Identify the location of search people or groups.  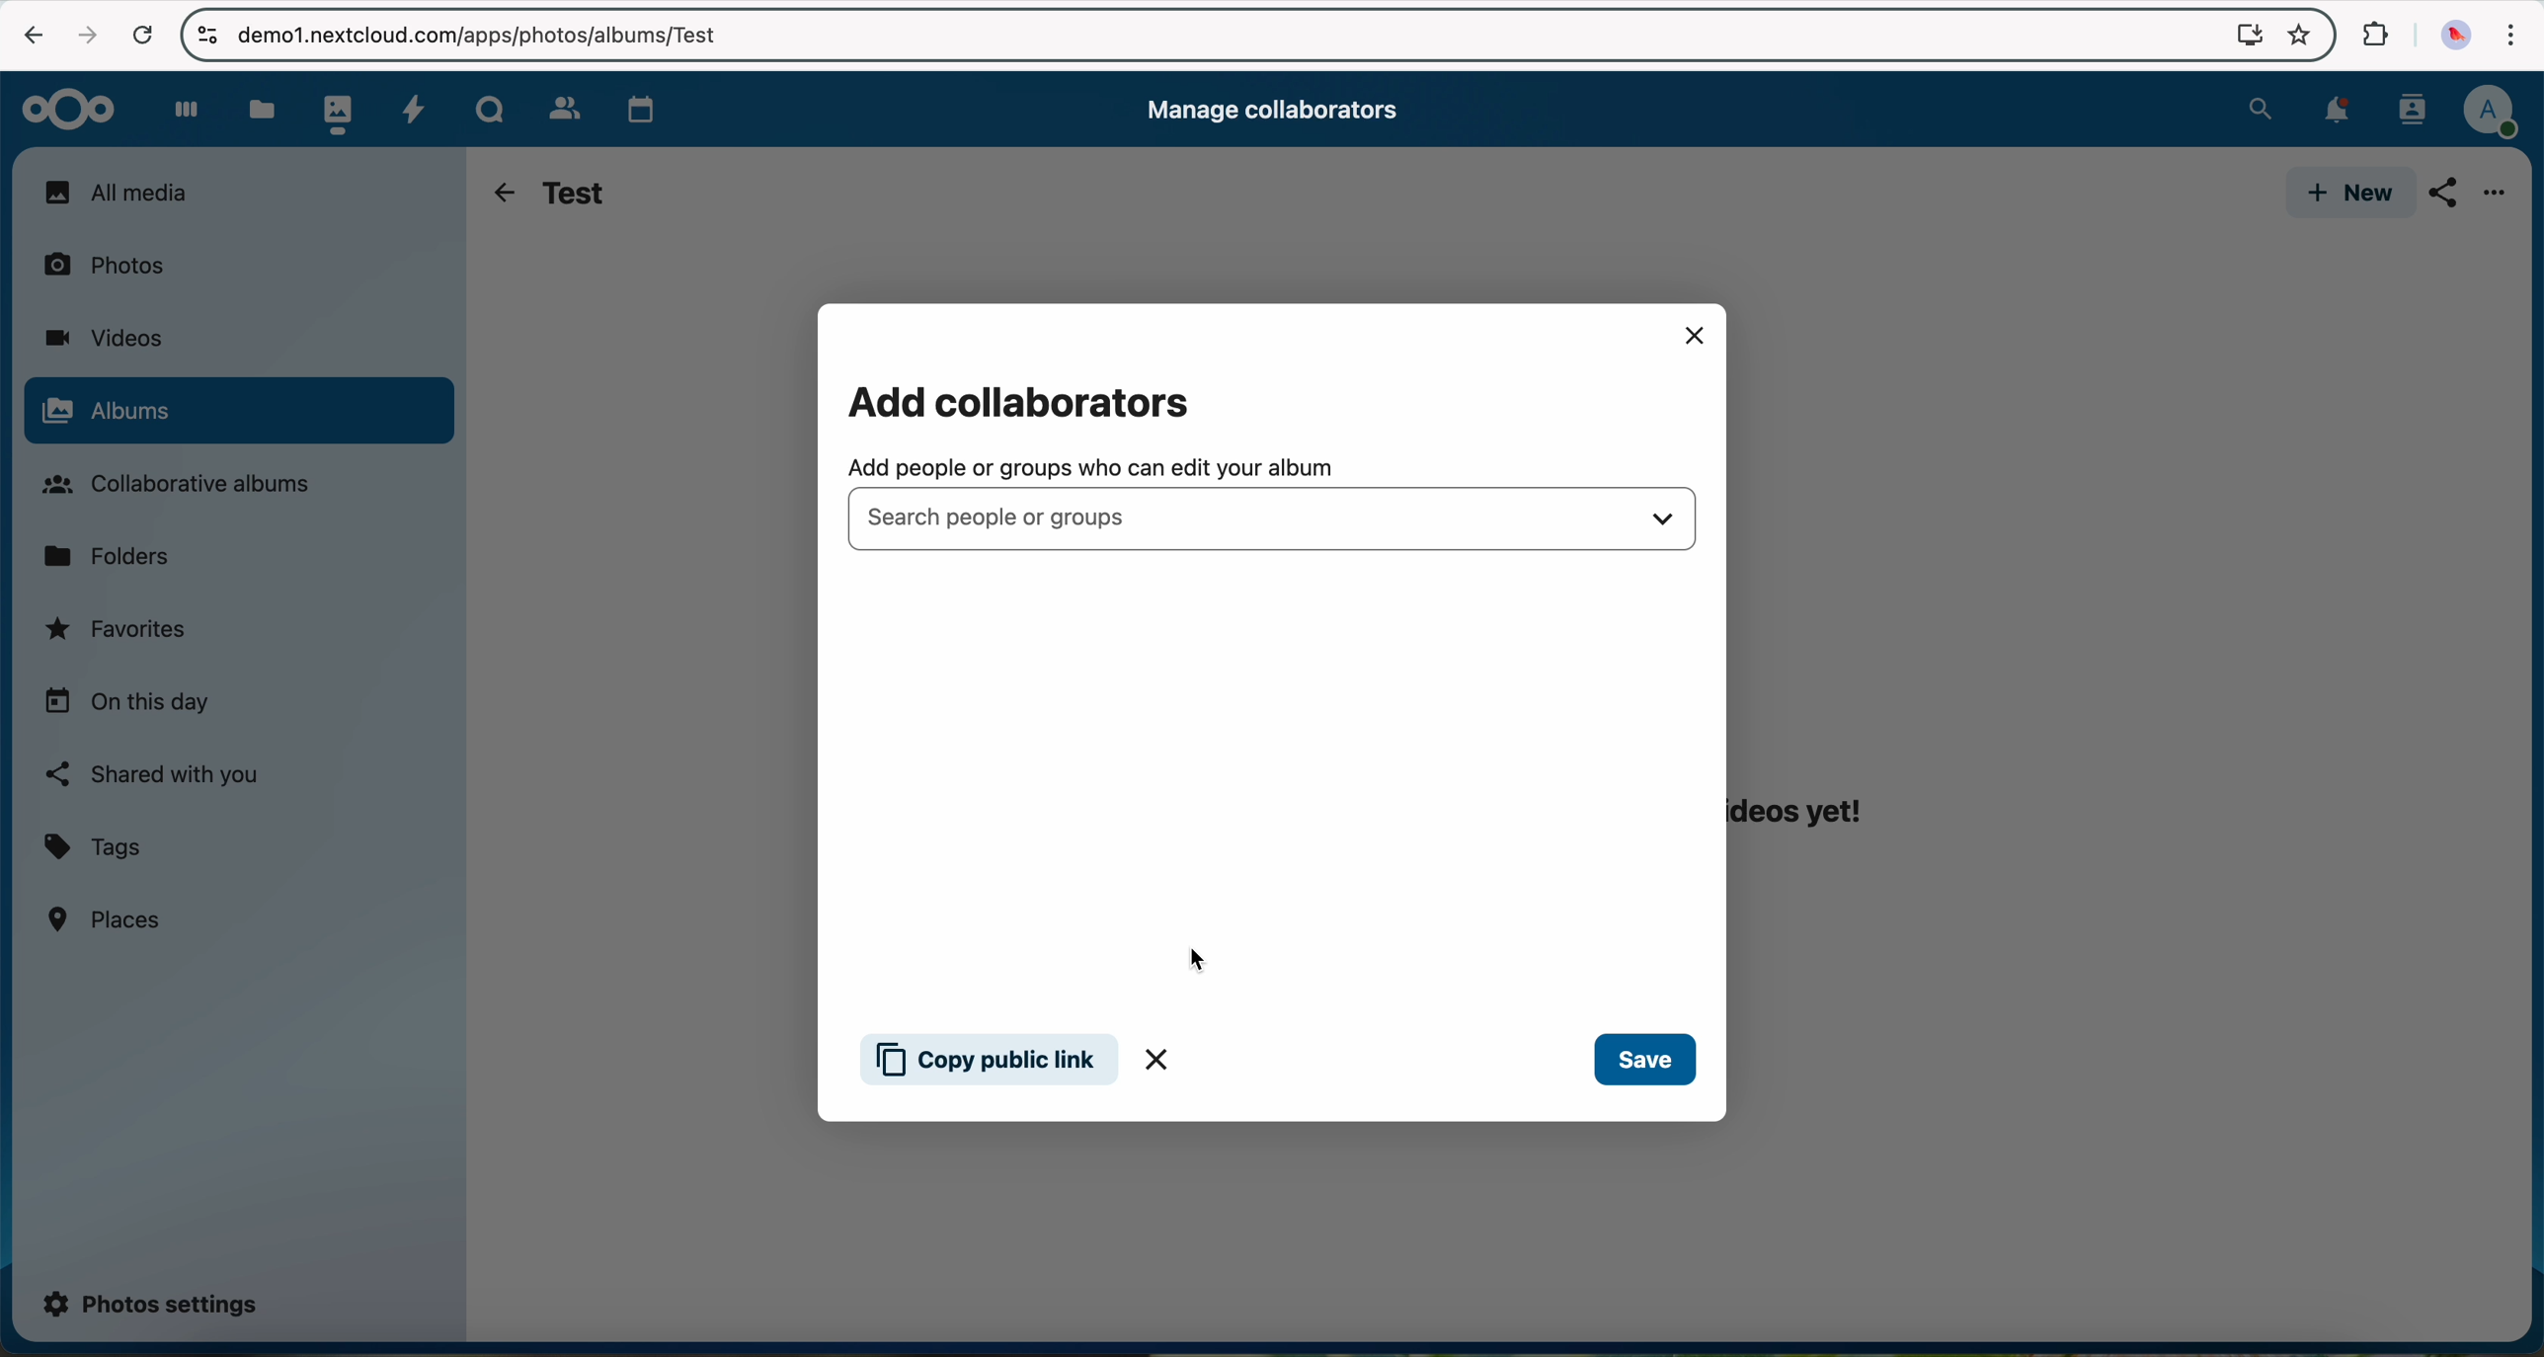
(1273, 518).